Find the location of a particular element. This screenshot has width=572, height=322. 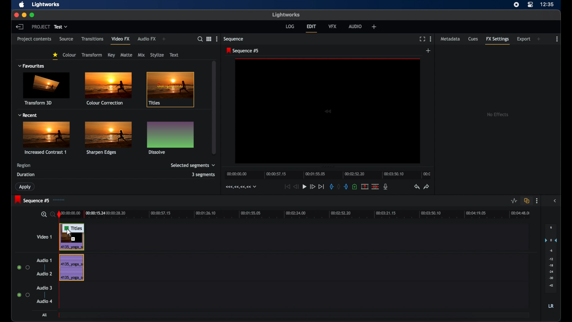

text is located at coordinates (174, 55).